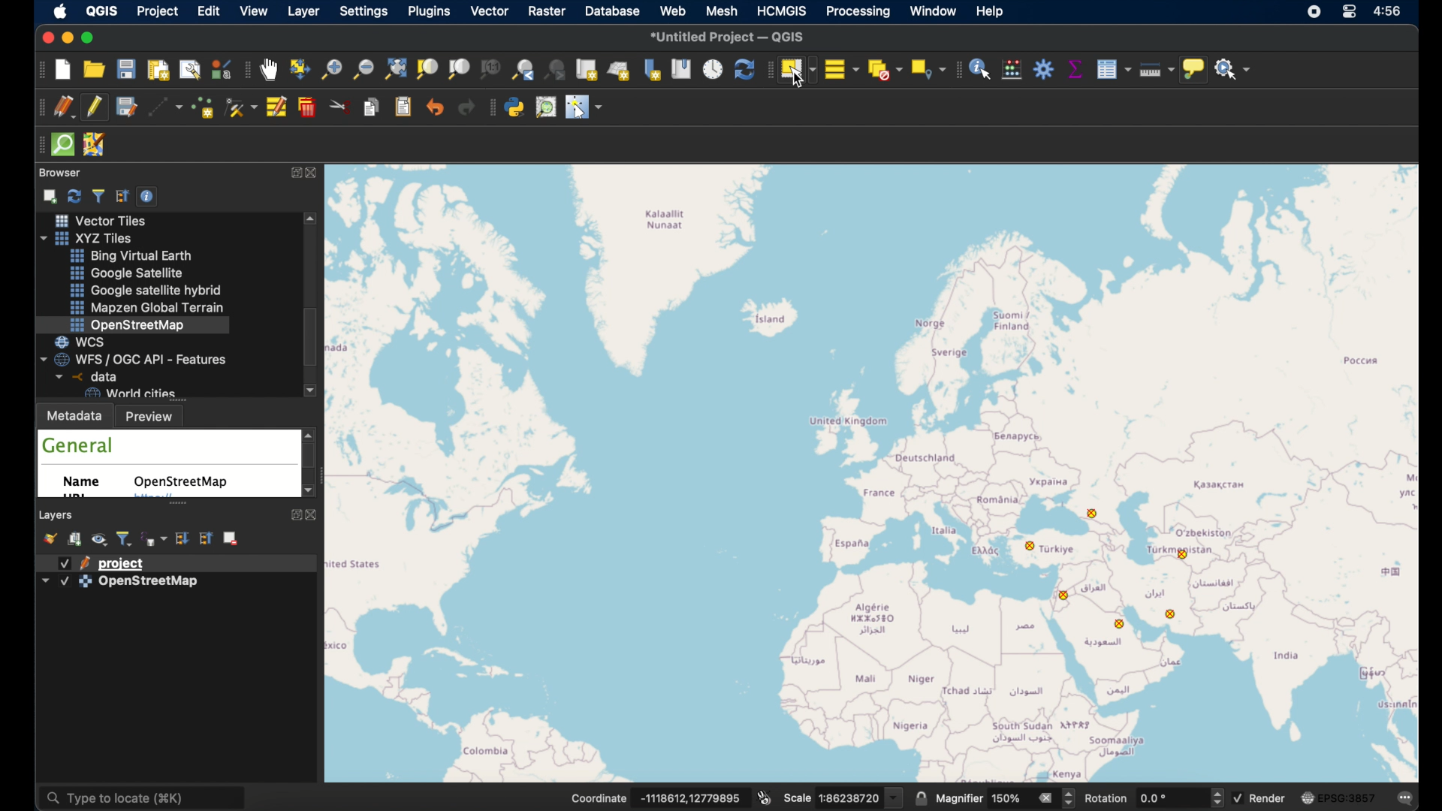 The height and width of the screenshot is (811, 1442). Describe the element at coordinates (44, 580) in the screenshot. I see `dropdown` at that location.